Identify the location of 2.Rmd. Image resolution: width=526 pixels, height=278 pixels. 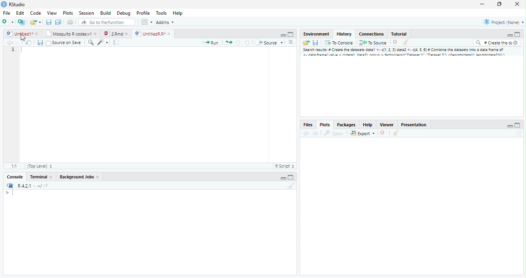
(115, 33).